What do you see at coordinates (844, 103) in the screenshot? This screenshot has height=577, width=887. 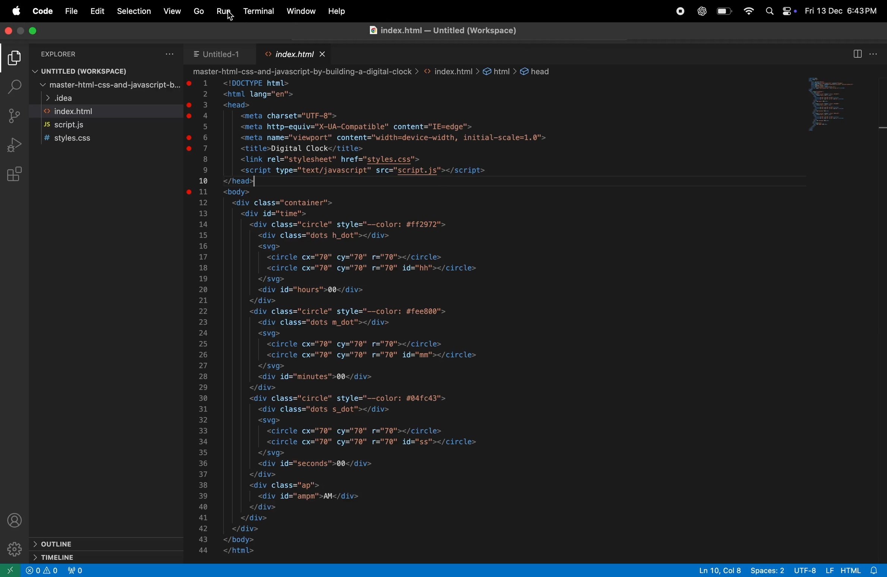 I see `code window` at bounding box center [844, 103].